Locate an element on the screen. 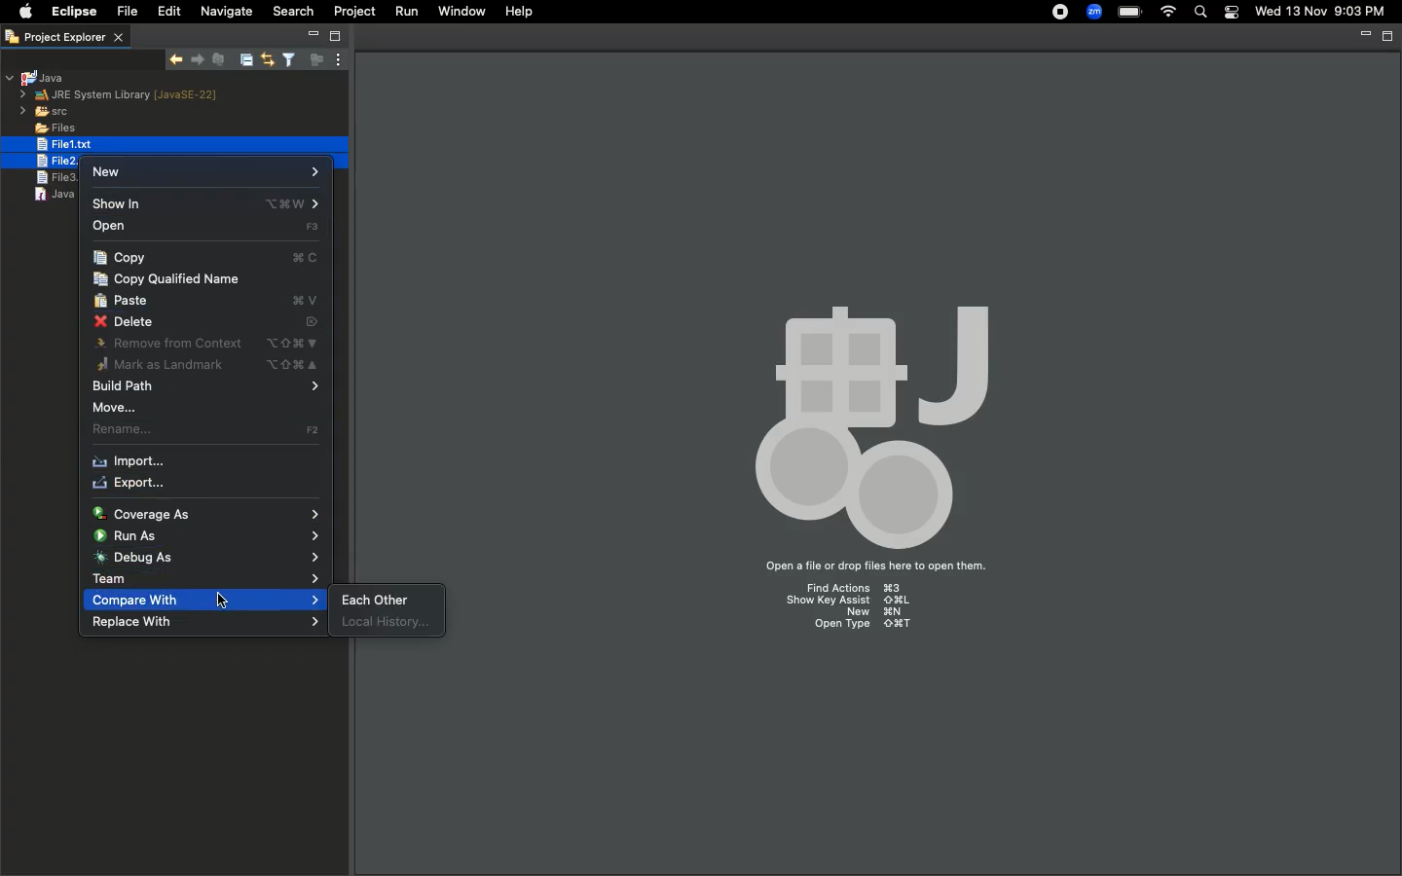 The width and height of the screenshot is (1402, 876). Window is located at coordinates (463, 11).